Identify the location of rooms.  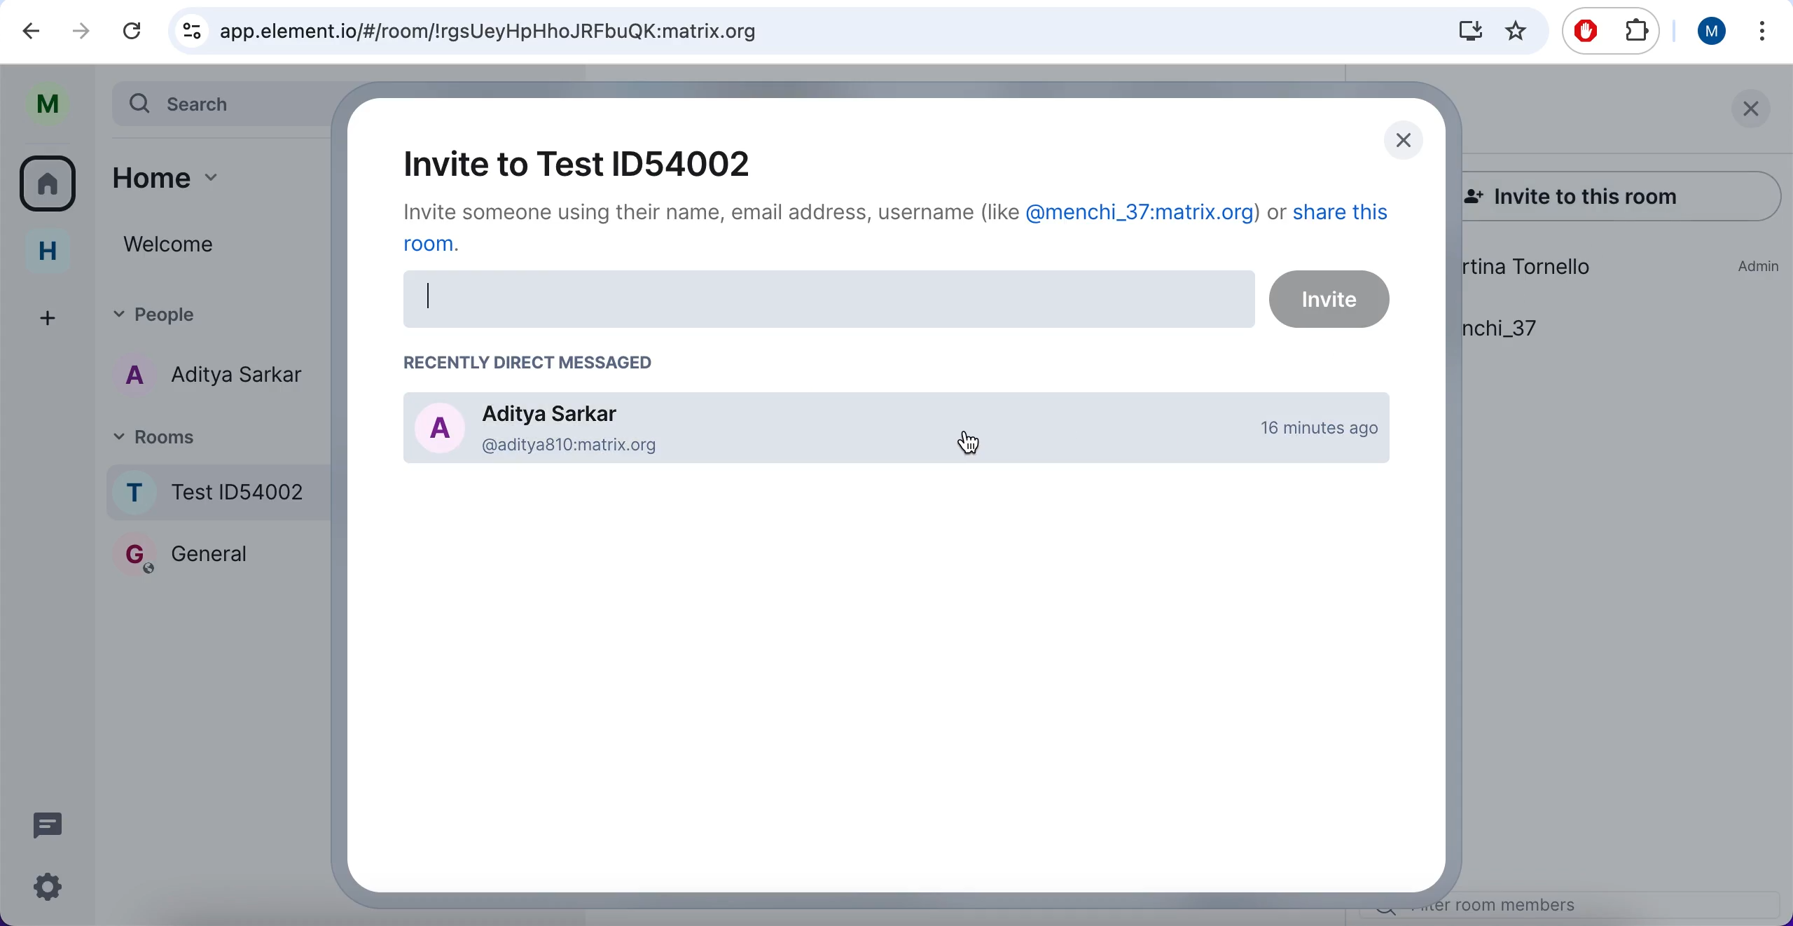
(214, 434).